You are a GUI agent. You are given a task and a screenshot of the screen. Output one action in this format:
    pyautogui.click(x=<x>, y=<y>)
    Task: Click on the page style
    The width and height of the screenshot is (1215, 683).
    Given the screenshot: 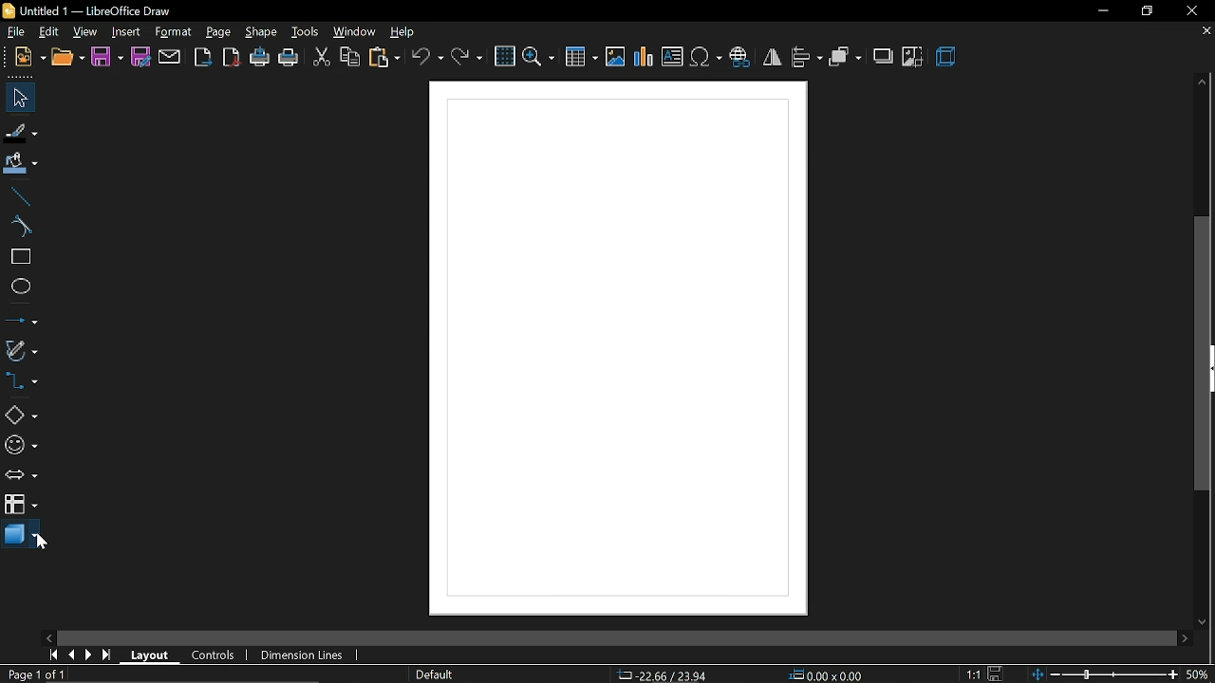 What is the action you would take?
    pyautogui.click(x=435, y=674)
    